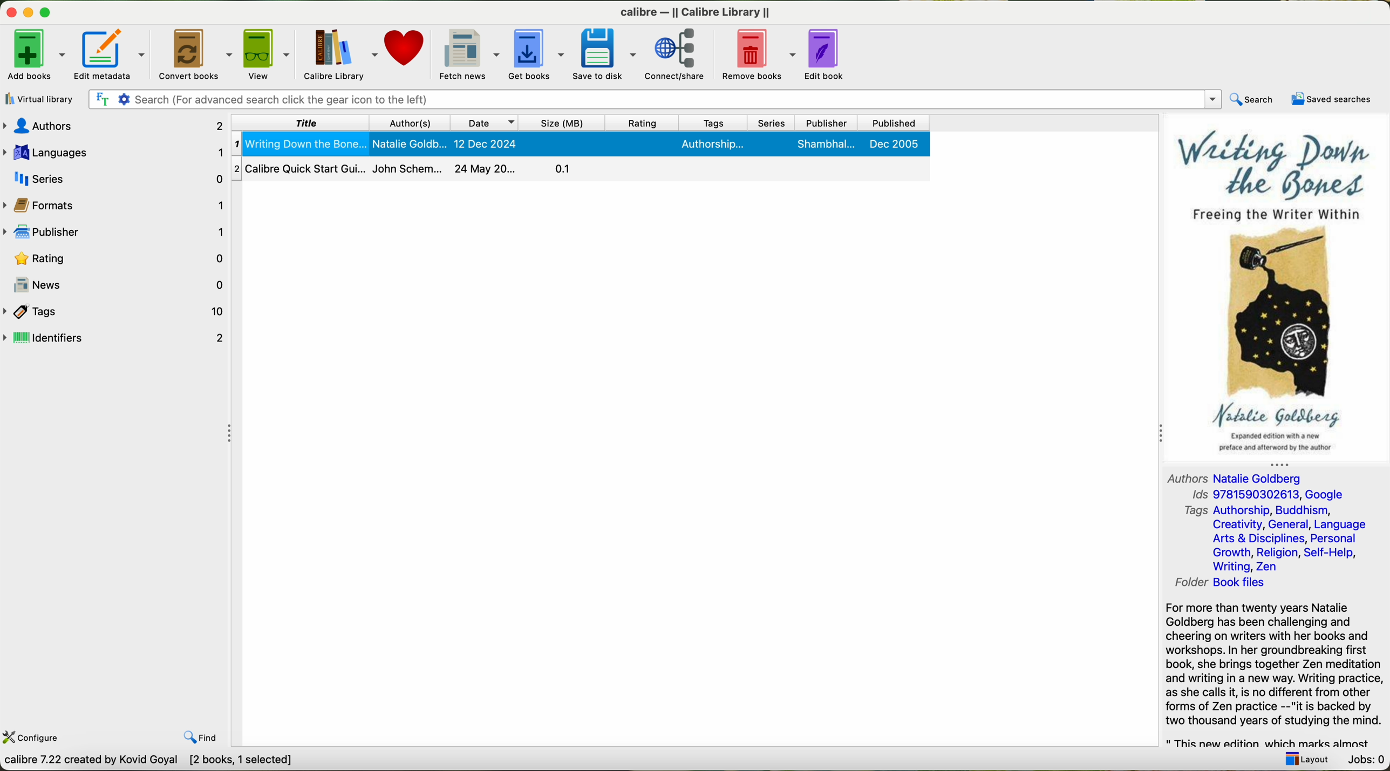  What do you see at coordinates (54, 206) in the screenshot?
I see `format` at bounding box center [54, 206].